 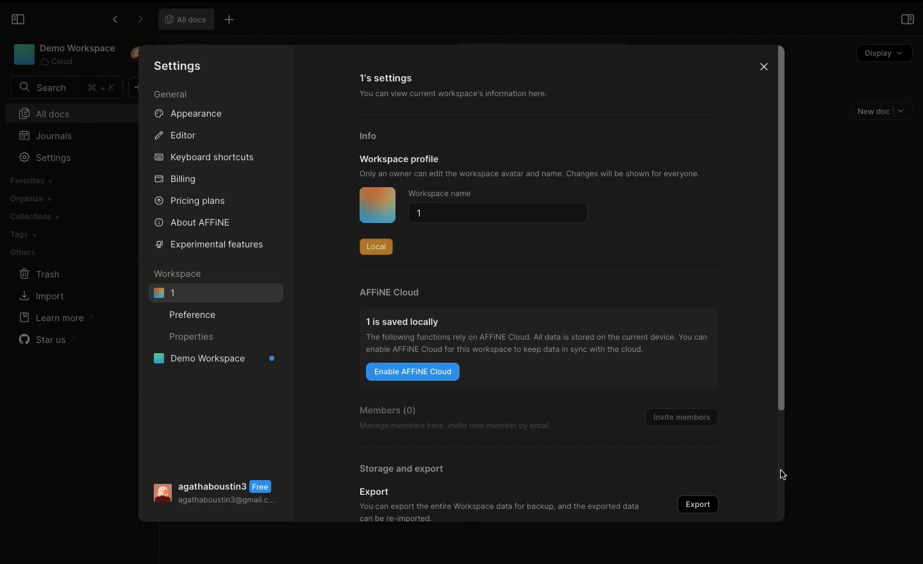 I want to click on Editor, so click(x=177, y=136).